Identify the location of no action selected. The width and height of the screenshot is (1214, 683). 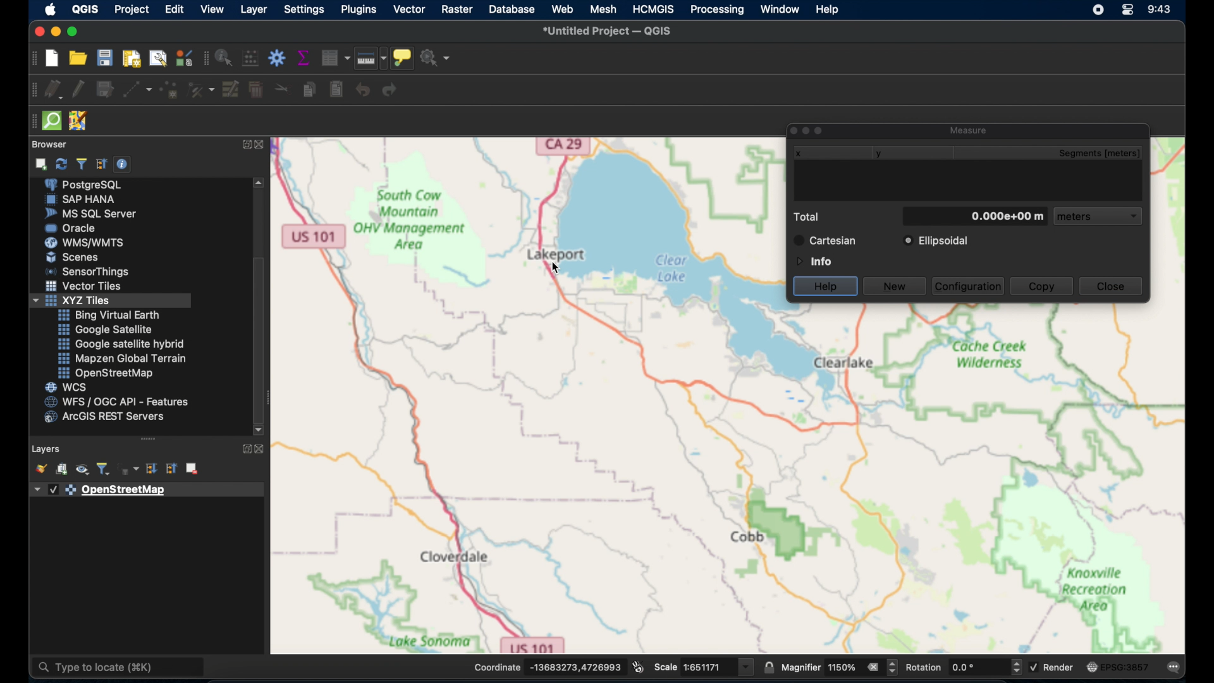
(437, 58).